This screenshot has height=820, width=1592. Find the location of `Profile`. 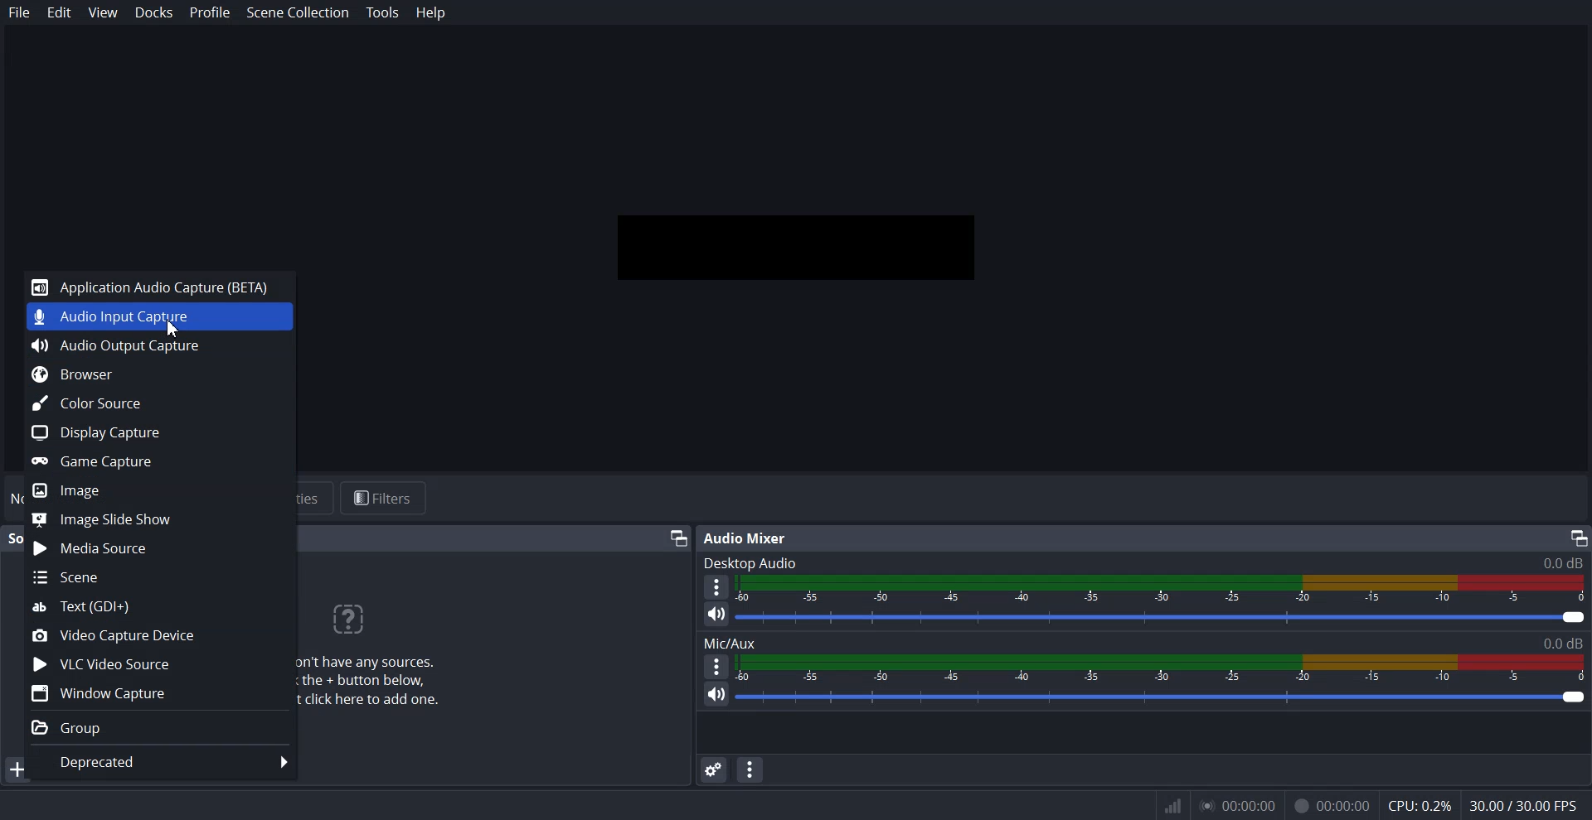

Profile is located at coordinates (210, 12).